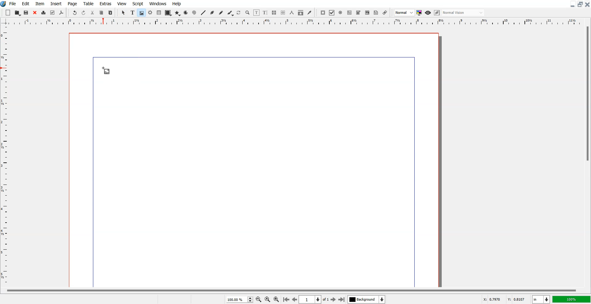 The image size is (591, 304). What do you see at coordinates (123, 13) in the screenshot?
I see `Select Item` at bounding box center [123, 13].